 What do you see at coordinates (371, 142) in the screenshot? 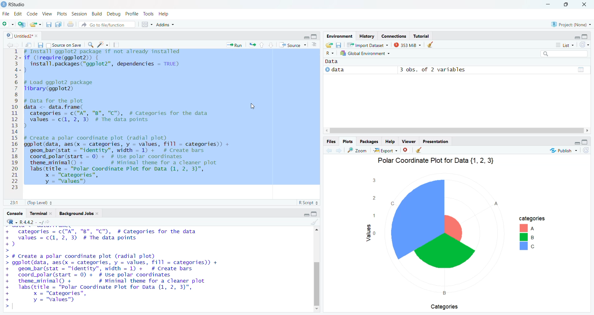
I see `Packages` at bounding box center [371, 142].